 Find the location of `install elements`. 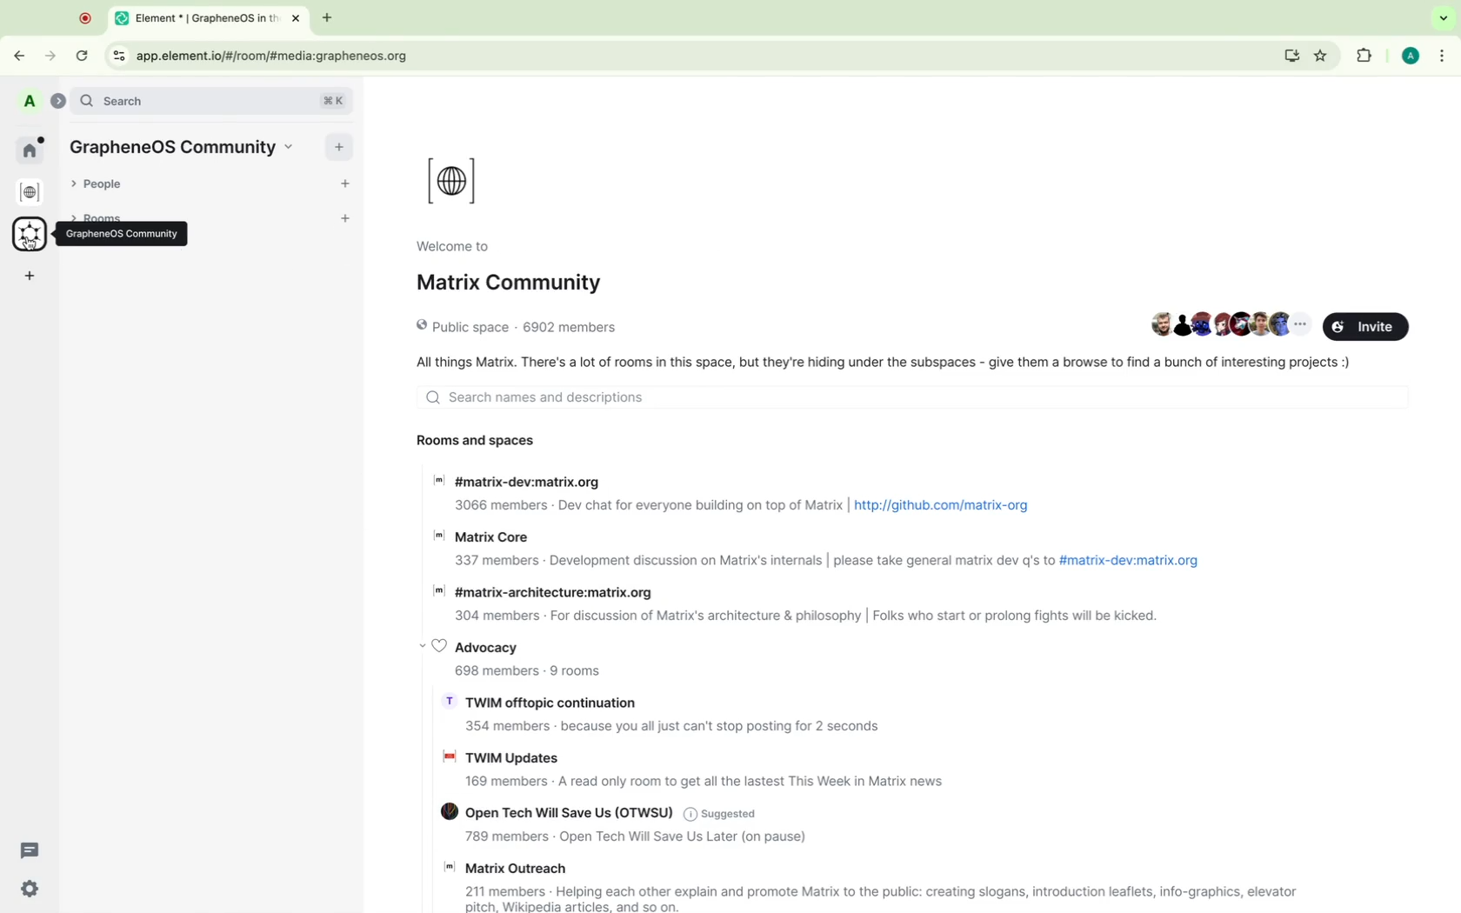

install elements is located at coordinates (1292, 57).